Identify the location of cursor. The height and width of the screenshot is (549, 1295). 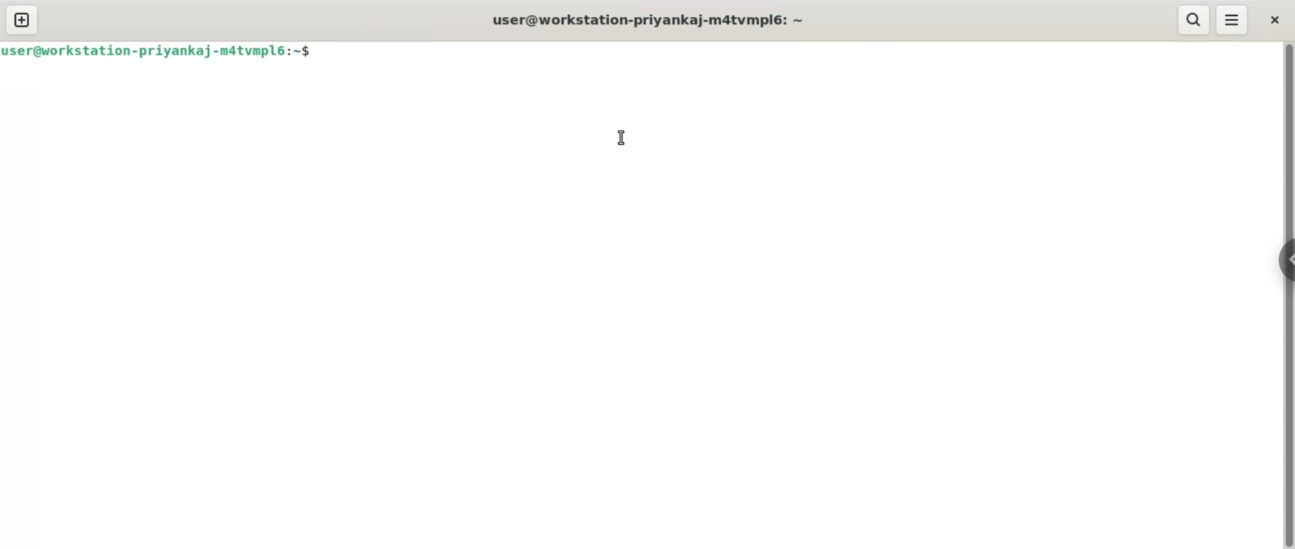
(621, 136).